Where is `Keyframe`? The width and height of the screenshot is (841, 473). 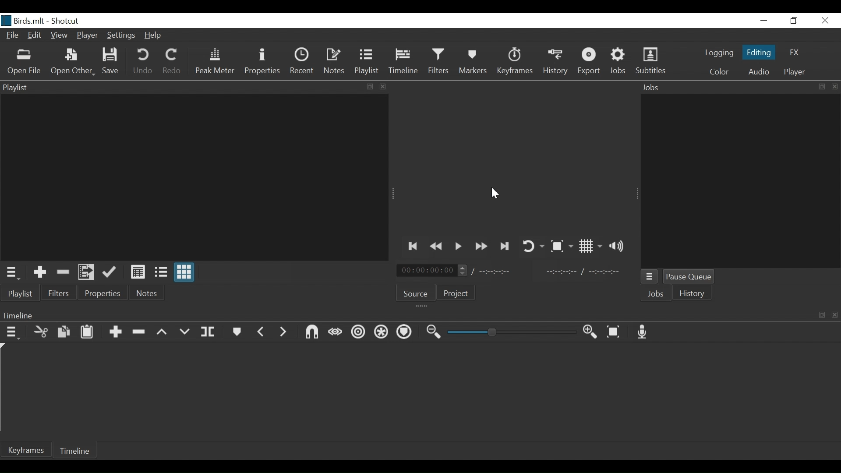 Keyframe is located at coordinates (516, 61).